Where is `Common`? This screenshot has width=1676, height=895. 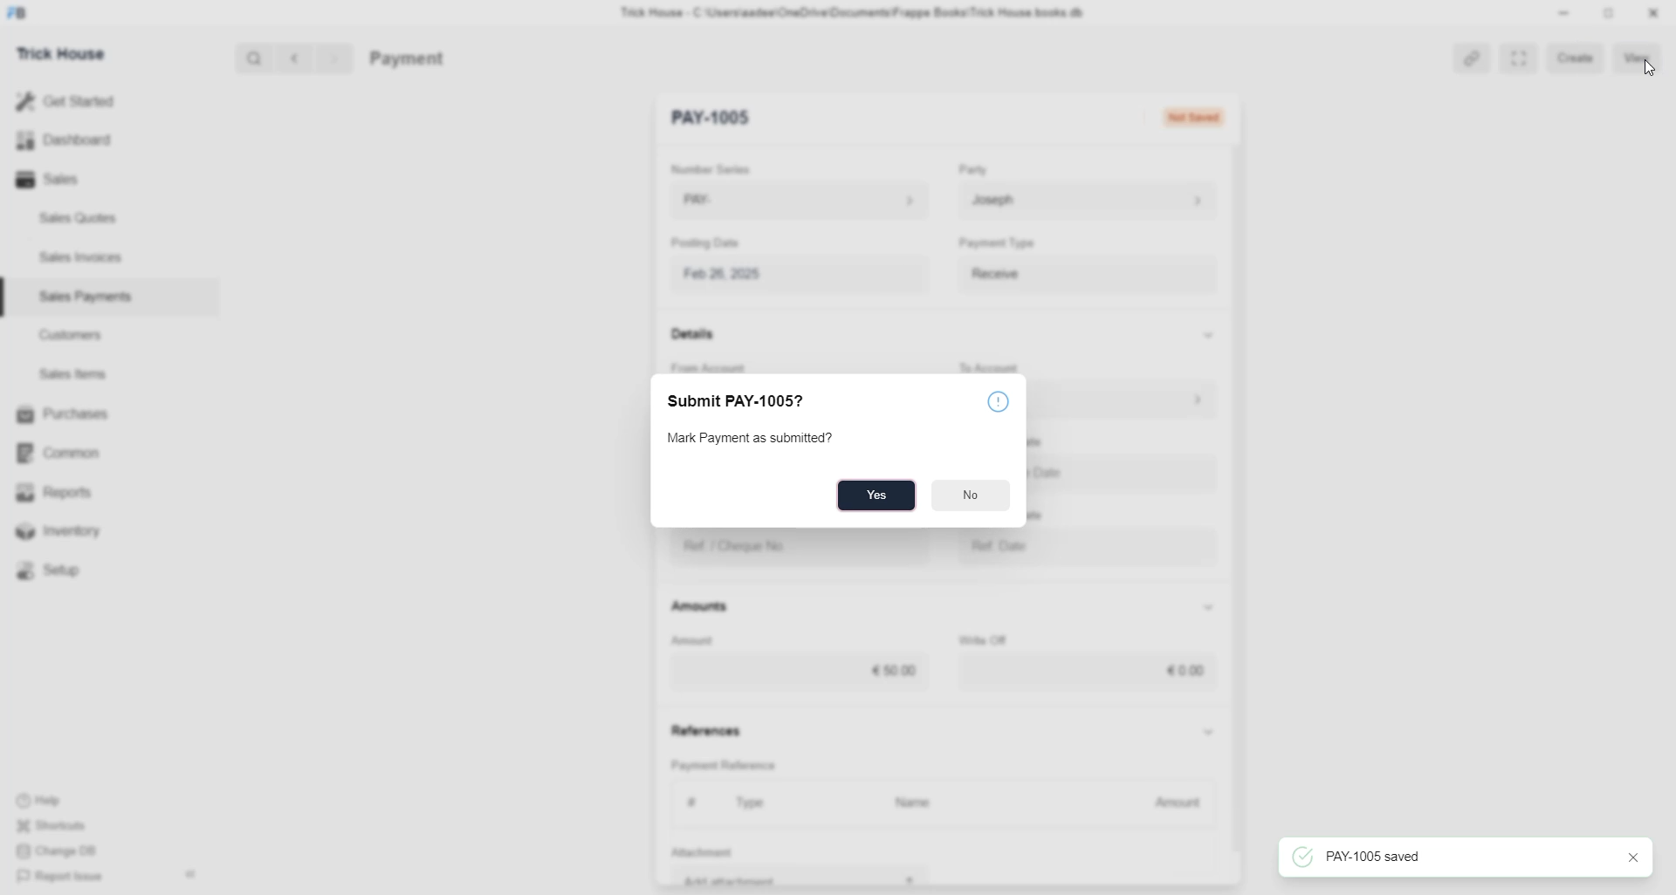 Common is located at coordinates (66, 454).